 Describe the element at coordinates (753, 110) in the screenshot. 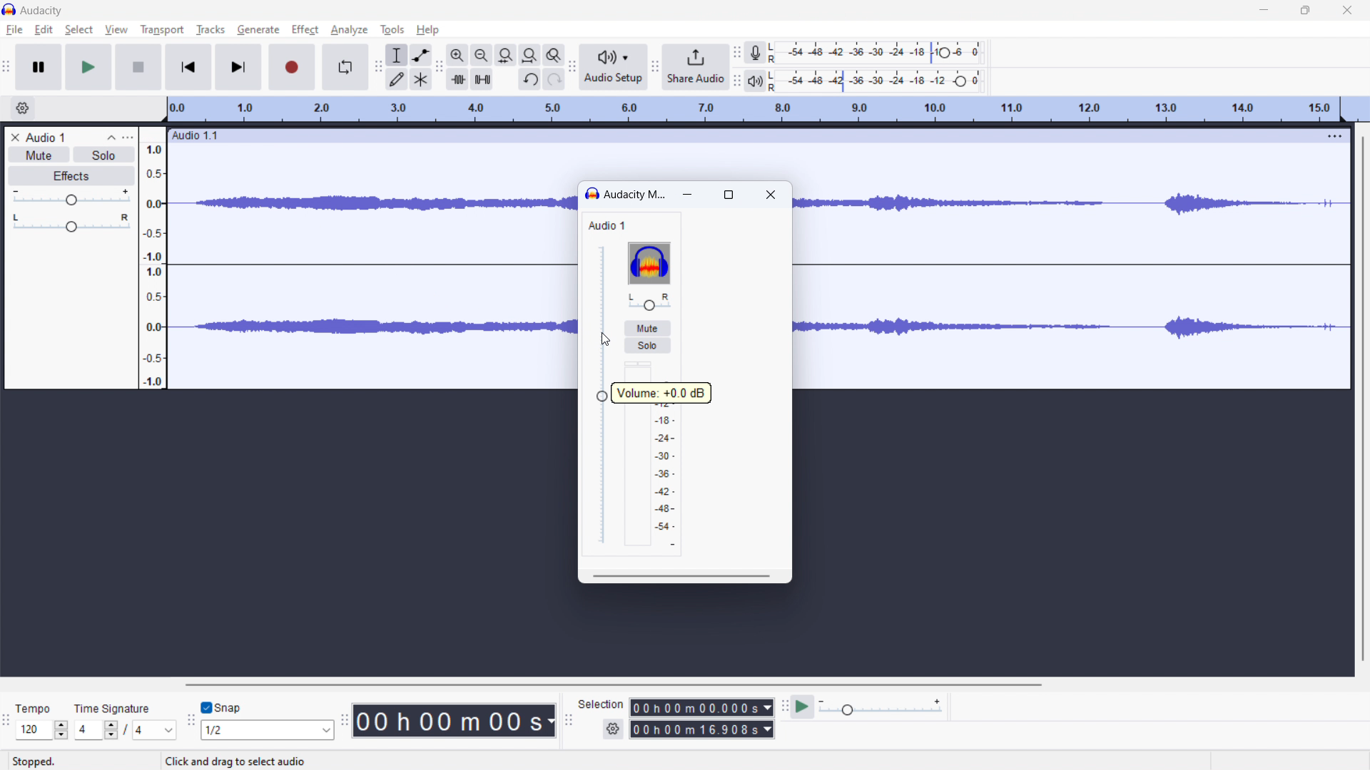

I see `timeline` at that location.